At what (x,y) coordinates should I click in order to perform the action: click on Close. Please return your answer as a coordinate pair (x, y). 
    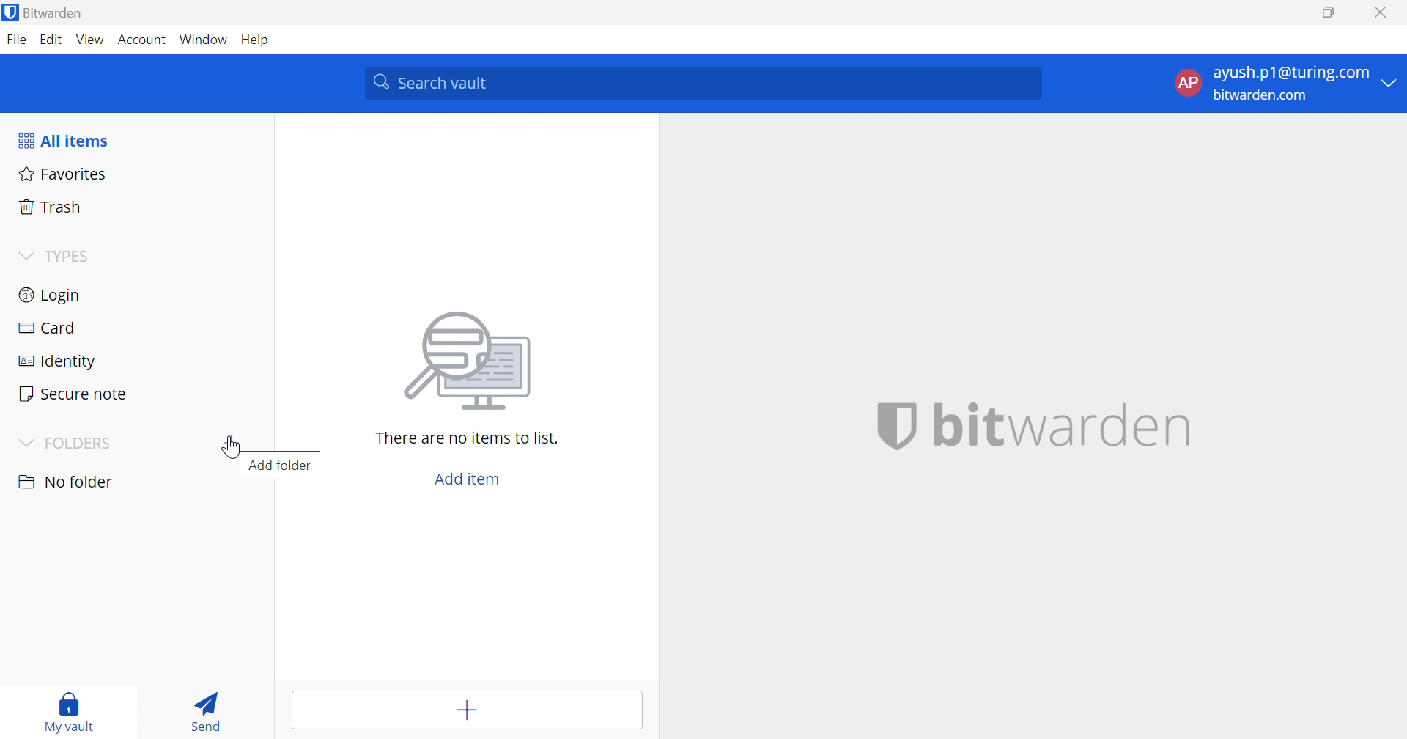
    Looking at the image, I should click on (1379, 12).